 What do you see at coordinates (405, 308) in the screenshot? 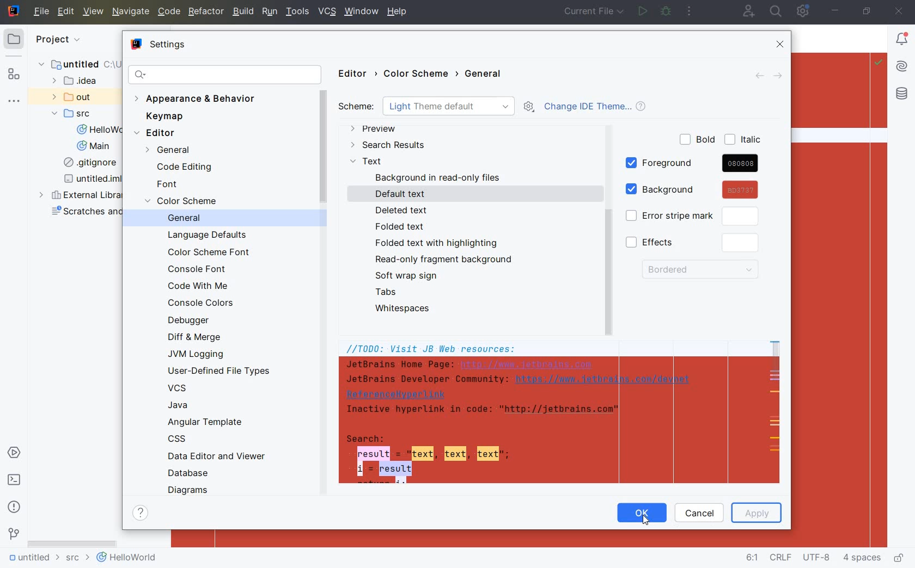
I see `WHITESPACES` at bounding box center [405, 308].